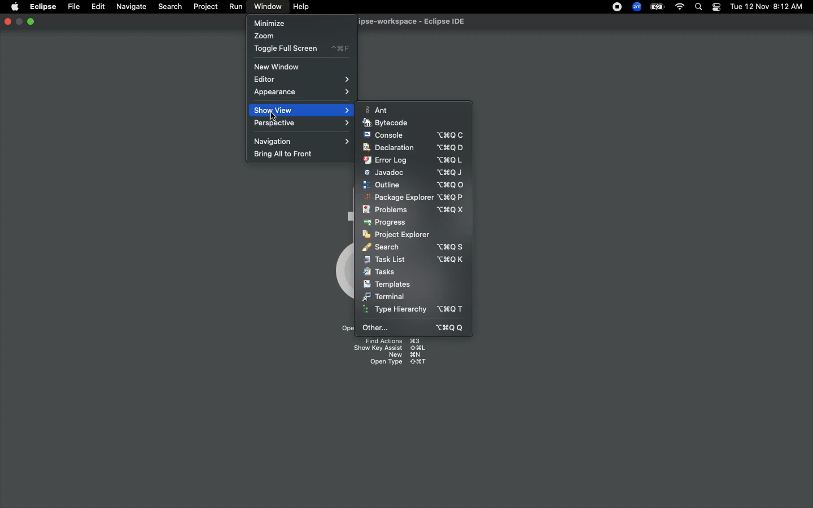 This screenshot has width=813, height=508. What do you see at coordinates (415, 309) in the screenshot?
I see `Type hierarchy` at bounding box center [415, 309].